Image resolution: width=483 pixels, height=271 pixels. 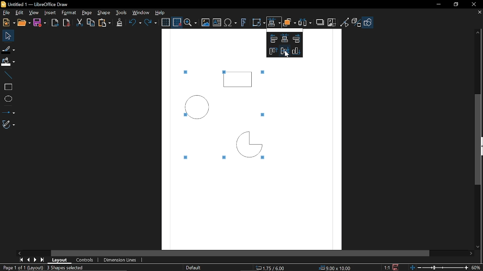 What do you see at coordinates (198, 107) in the screenshot?
I see `Circle` at bounding box center [198, 107].